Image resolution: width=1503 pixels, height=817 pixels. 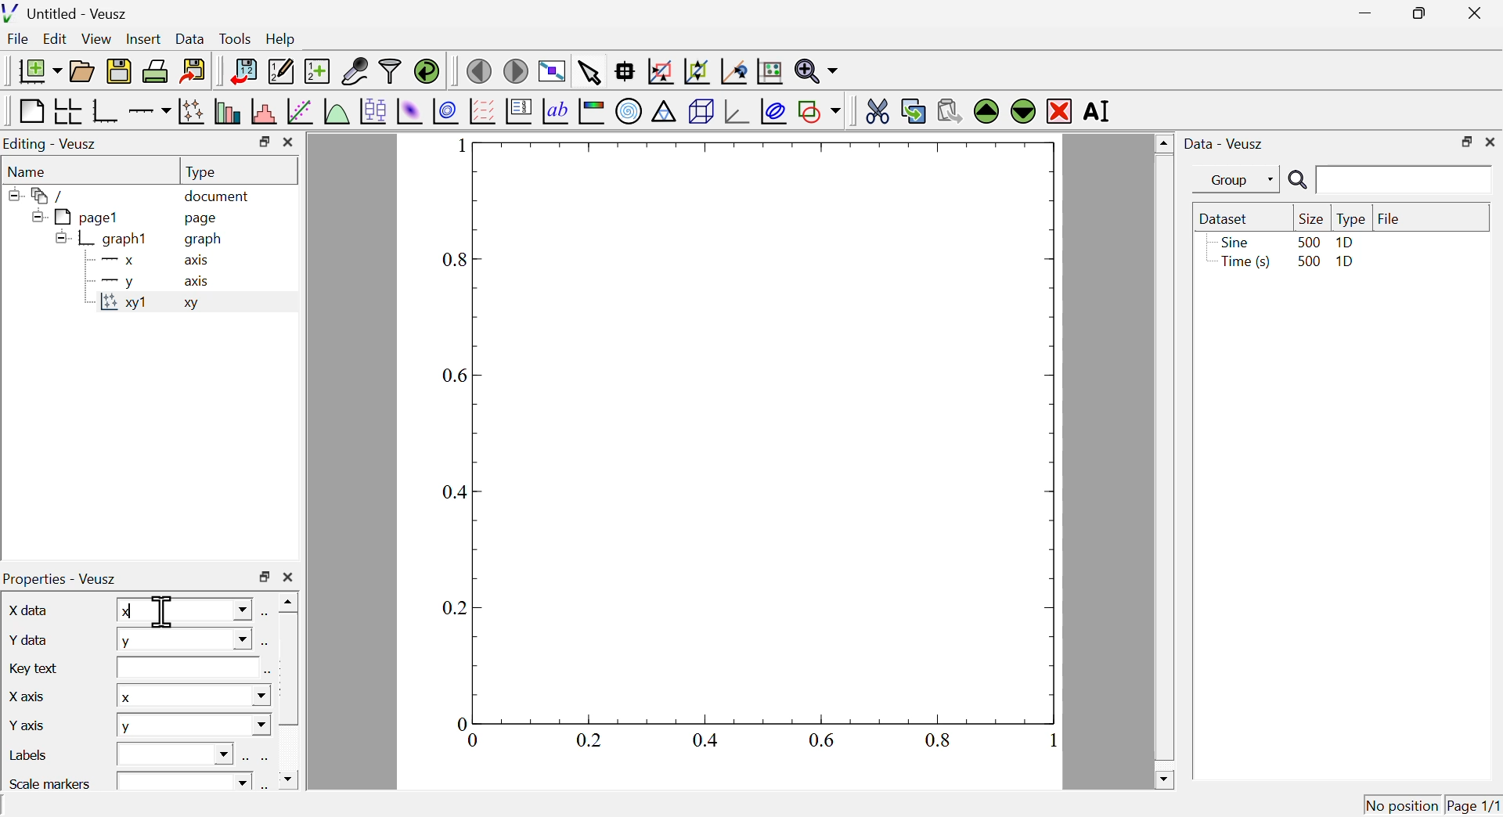 What do you see at coordinates (279, 71) in the screenshot?
I see `edit and enter new datasets` at bounding box center [279, 71].